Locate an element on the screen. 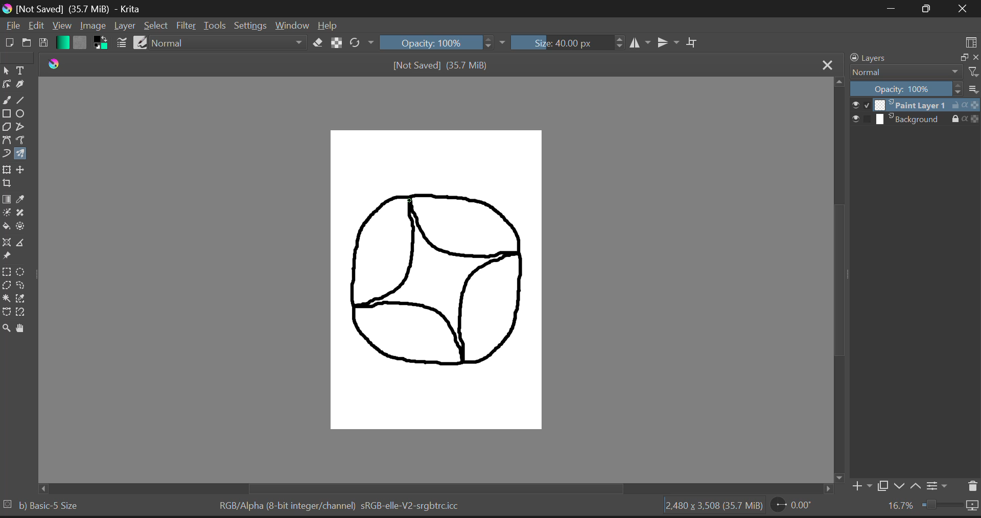  Image is located at coordinates (93, 26).